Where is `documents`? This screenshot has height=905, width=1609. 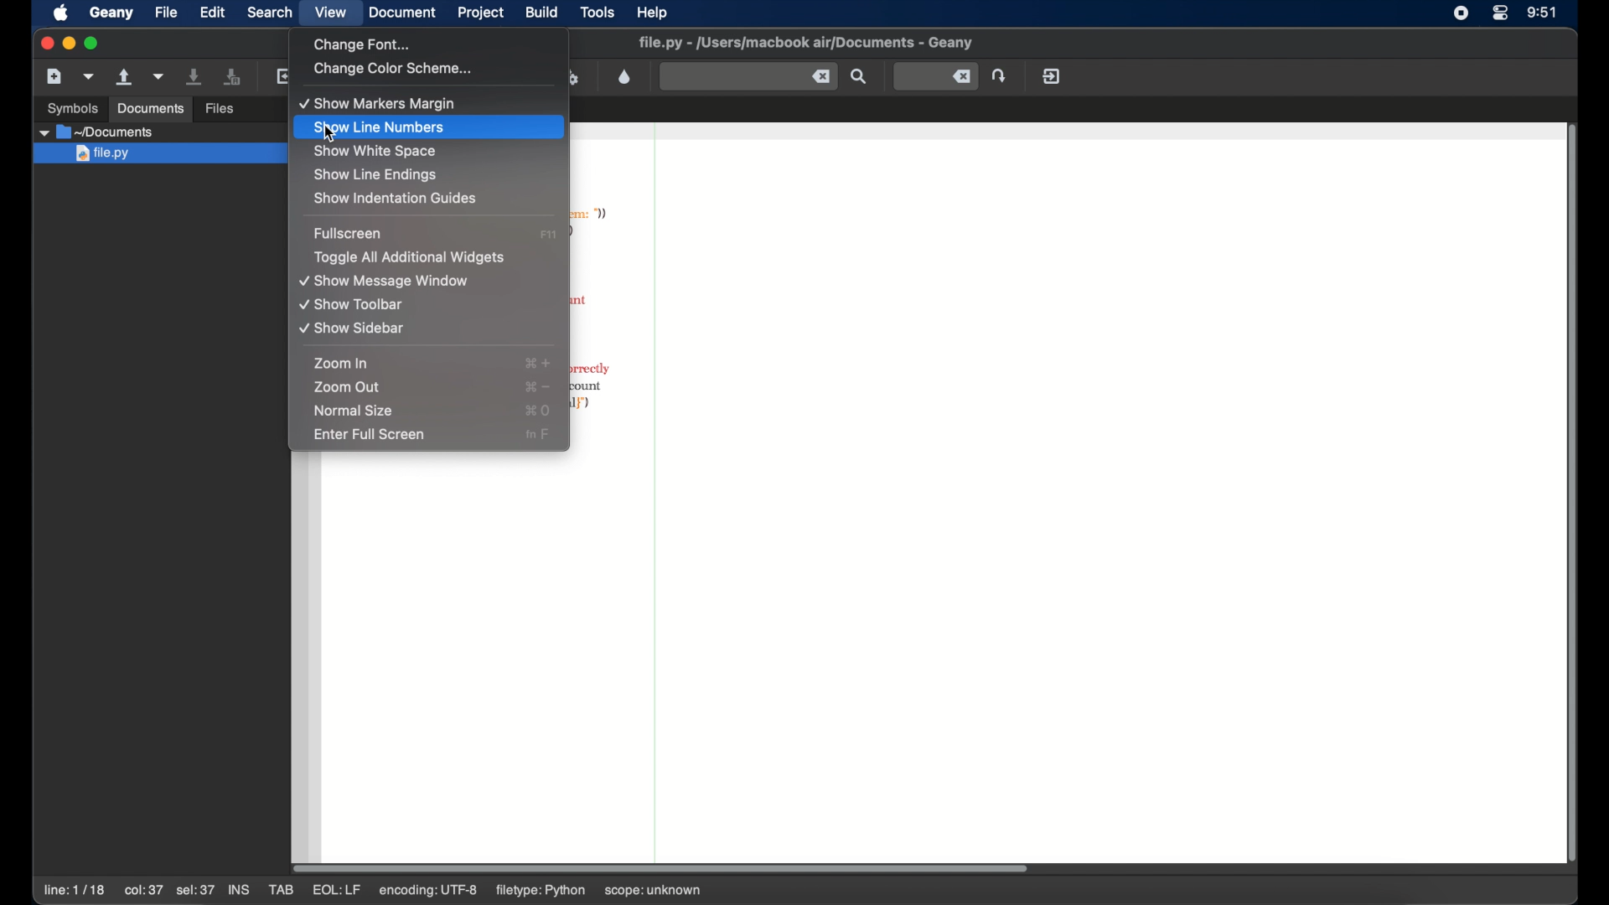 documents is located at coordinates (96, 132).